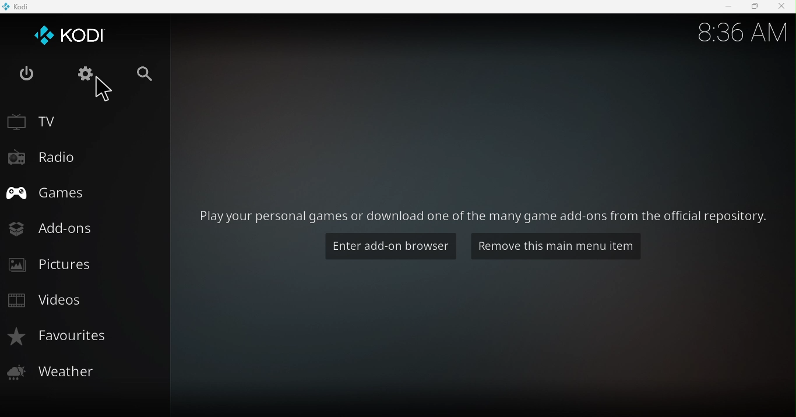 This screenshot has width=796, height=417. Describe the element at coordinates (85, 337) in the screenshot. I see `Favourites` at that location.